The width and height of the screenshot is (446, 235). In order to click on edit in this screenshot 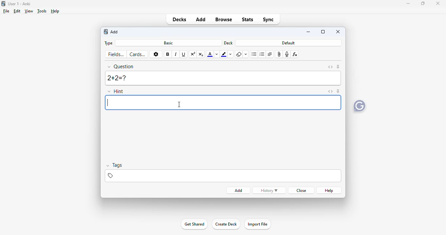, I will do `click(17, 11)`.